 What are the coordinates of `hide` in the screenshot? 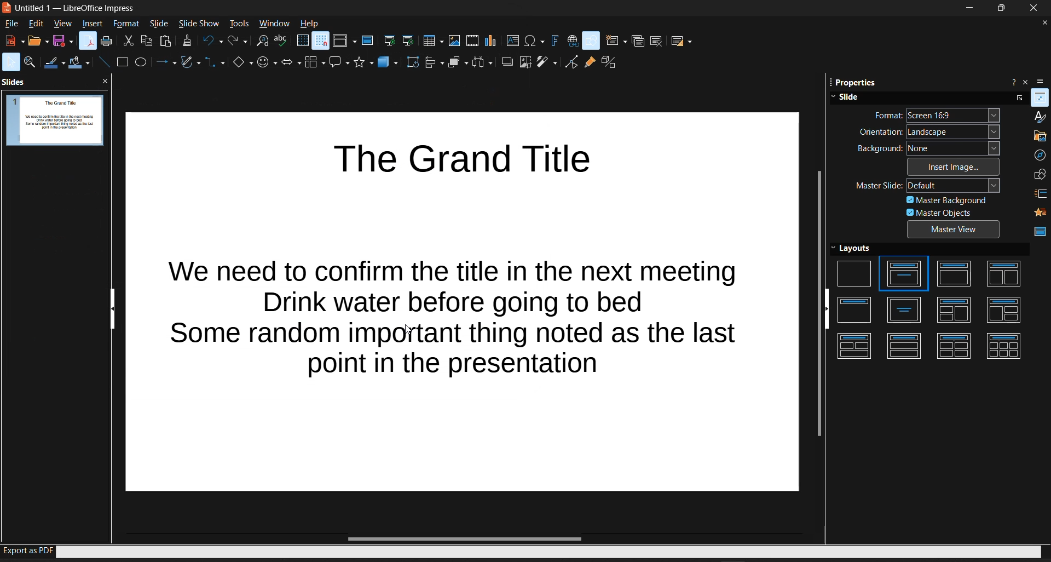 It's located at (115, 309).